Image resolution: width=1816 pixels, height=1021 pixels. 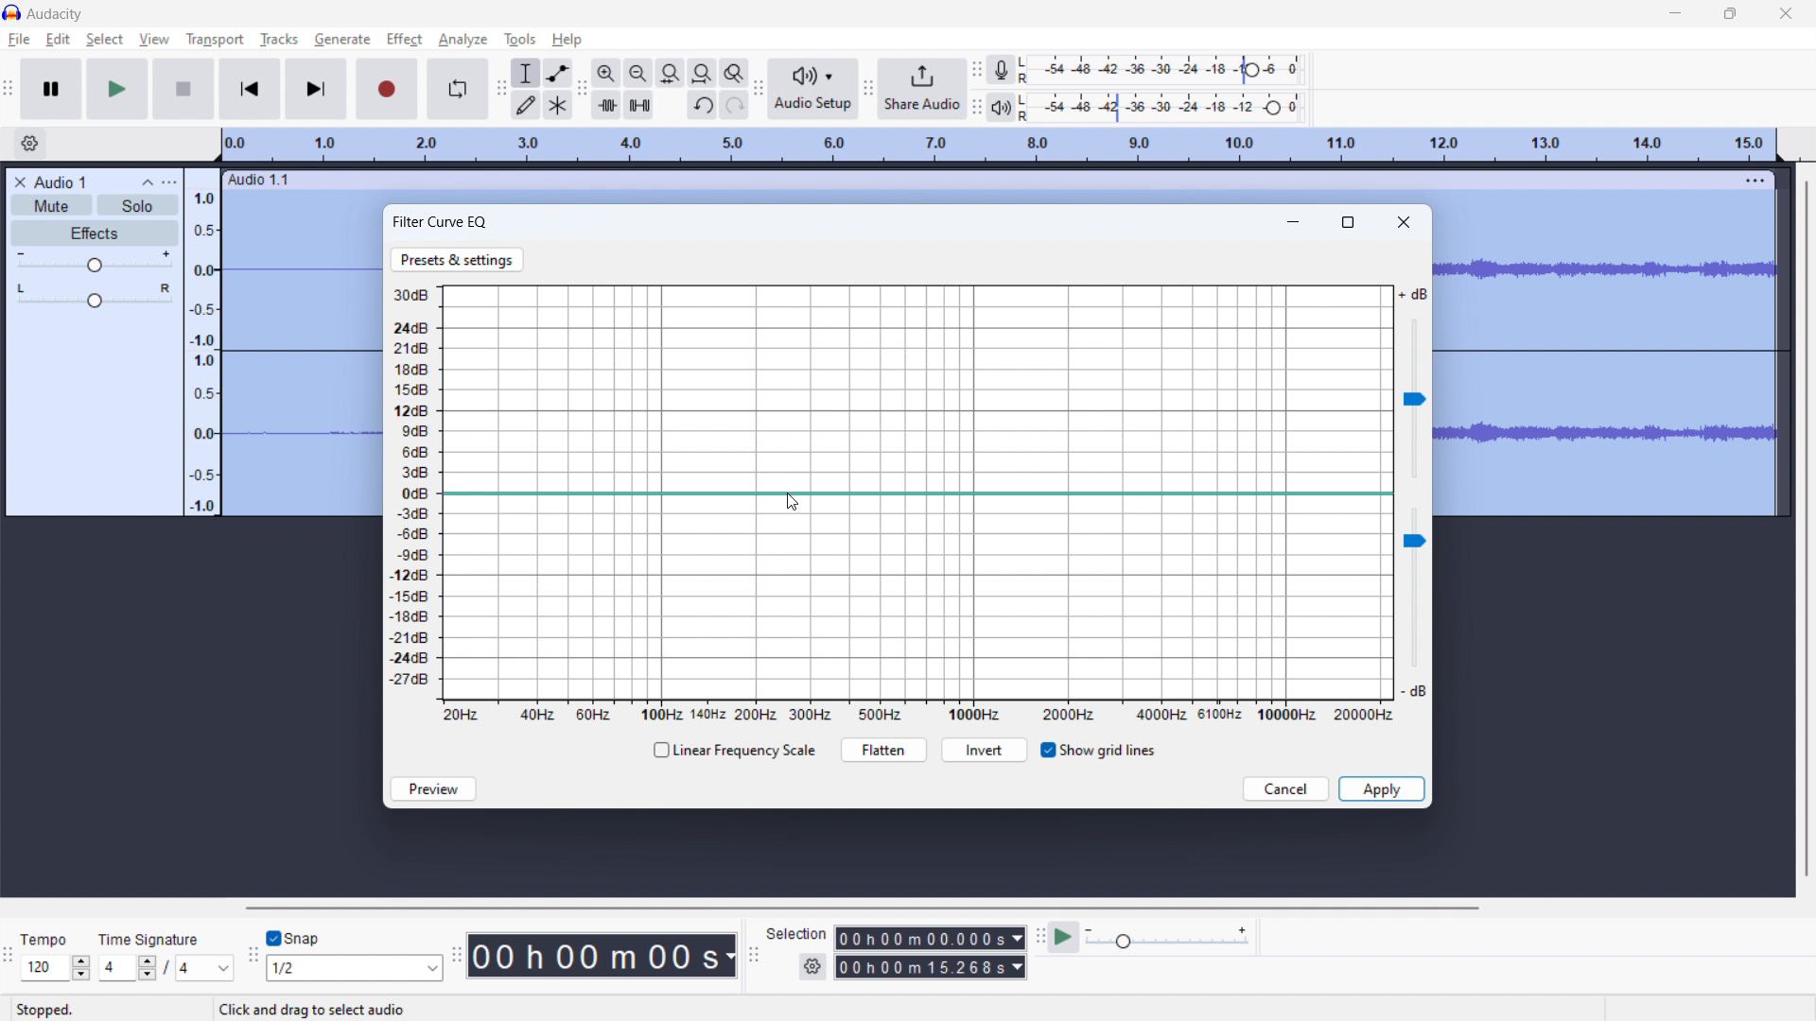 What do you see at coordinates (19, 182) in the screenshot?
I see `delete audio` at bounding box center [19, 182].